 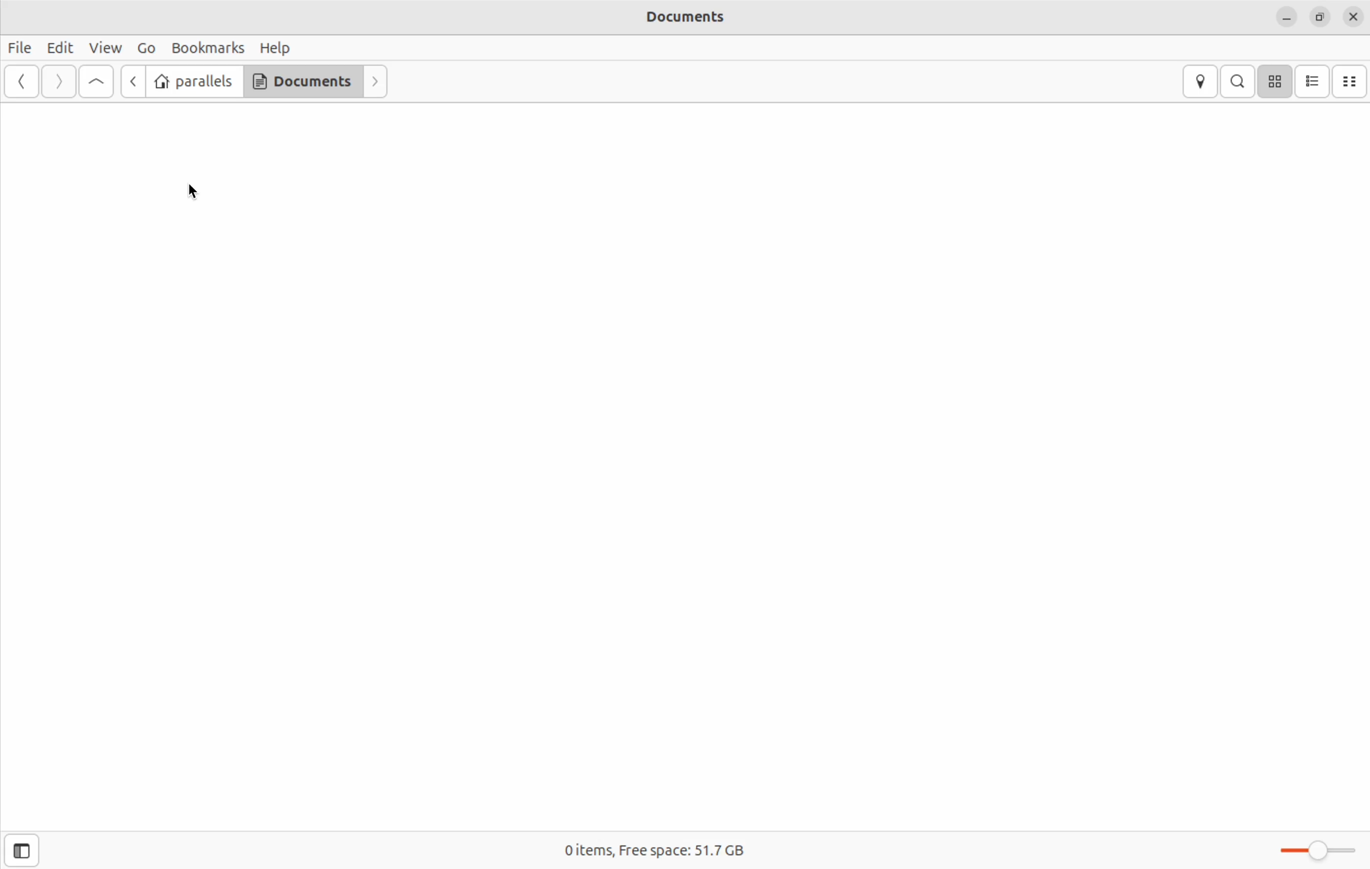 What do you see at coordinates (1354, 17) in the screenshot?
I see `close` at bounding box center [1354, 17].